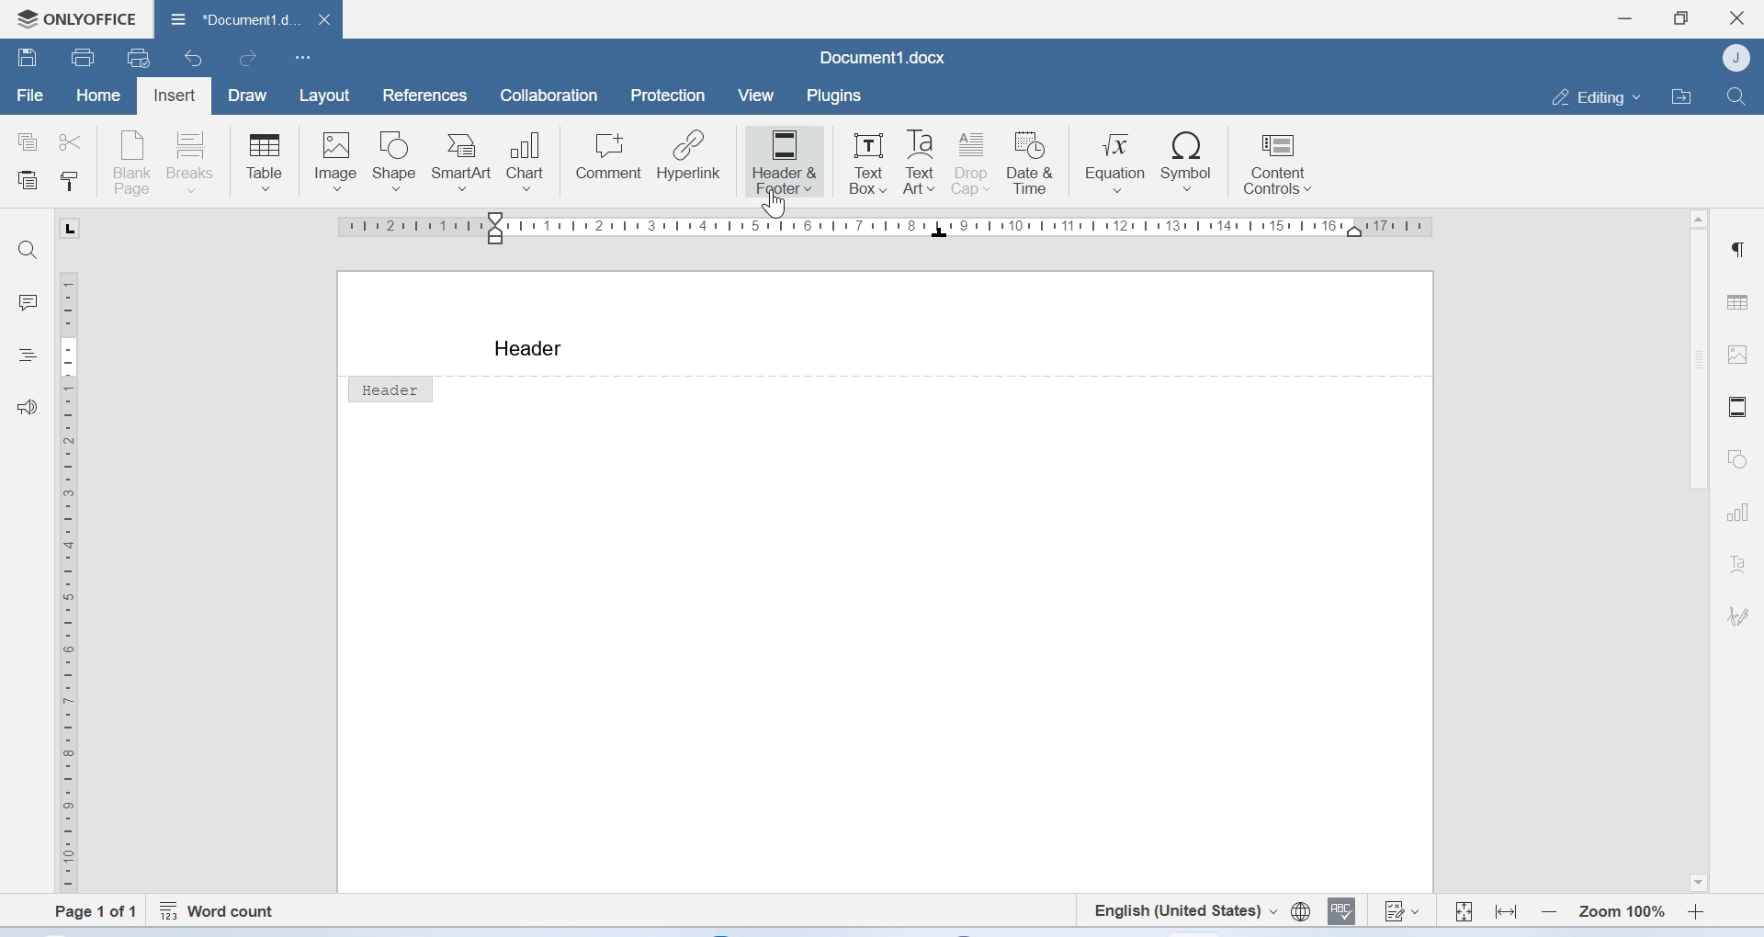  Describe the element at coordinates (1736, 614) in the screenshot. I see `Signature` at that location.